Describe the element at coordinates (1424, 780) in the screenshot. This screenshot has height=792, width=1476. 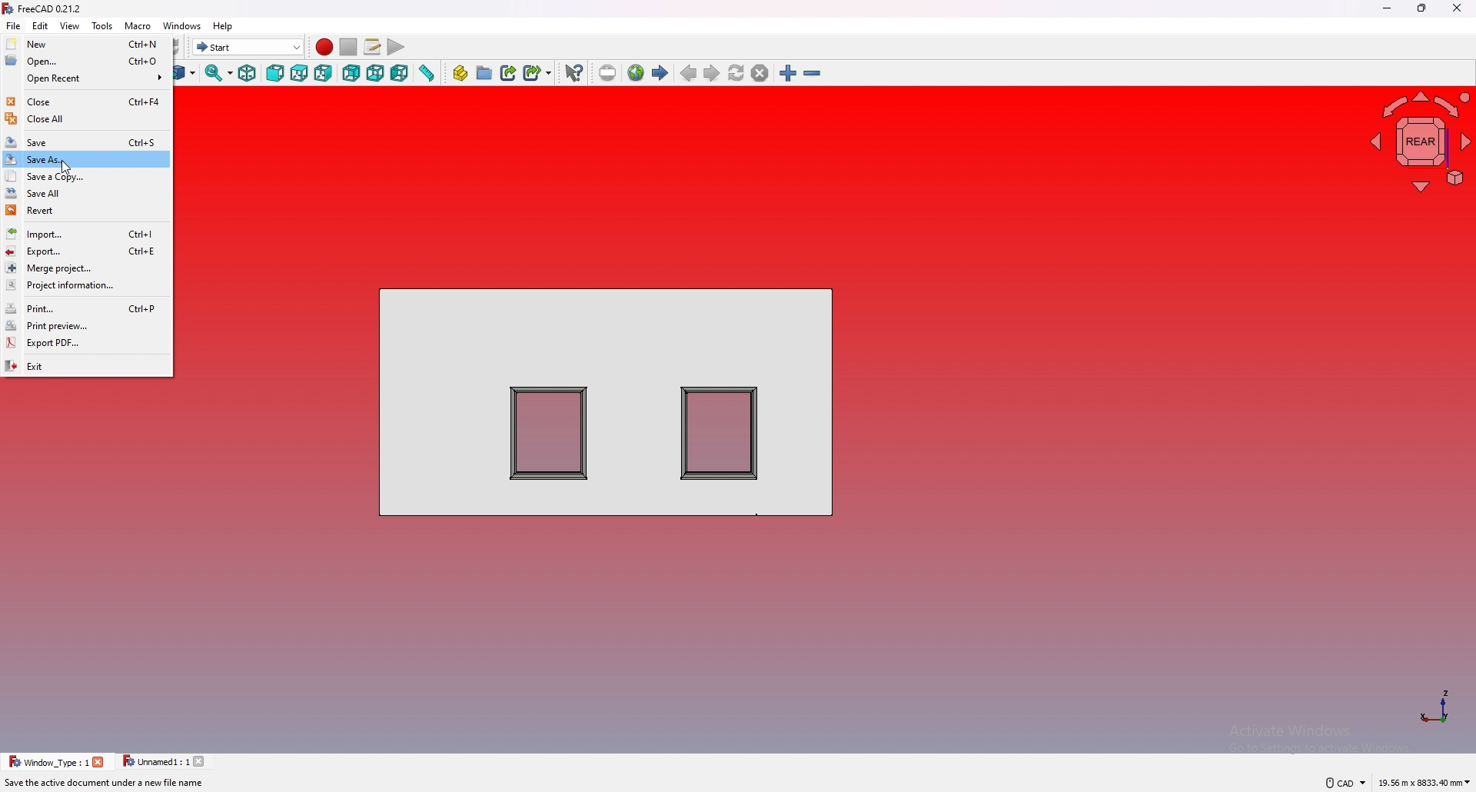
I see `19.56 m x 8833.40 mm ` at that location.